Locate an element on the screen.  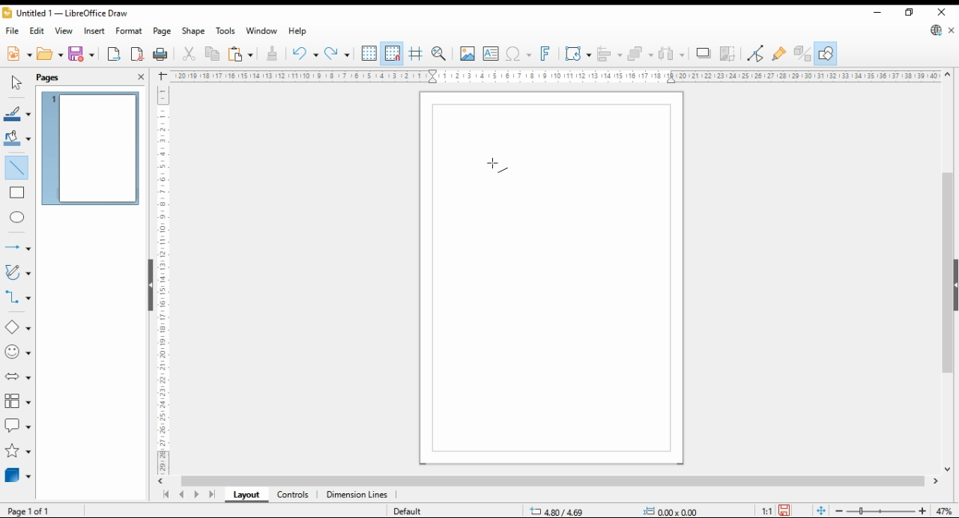
insert image is located at coordinates (467, 53).